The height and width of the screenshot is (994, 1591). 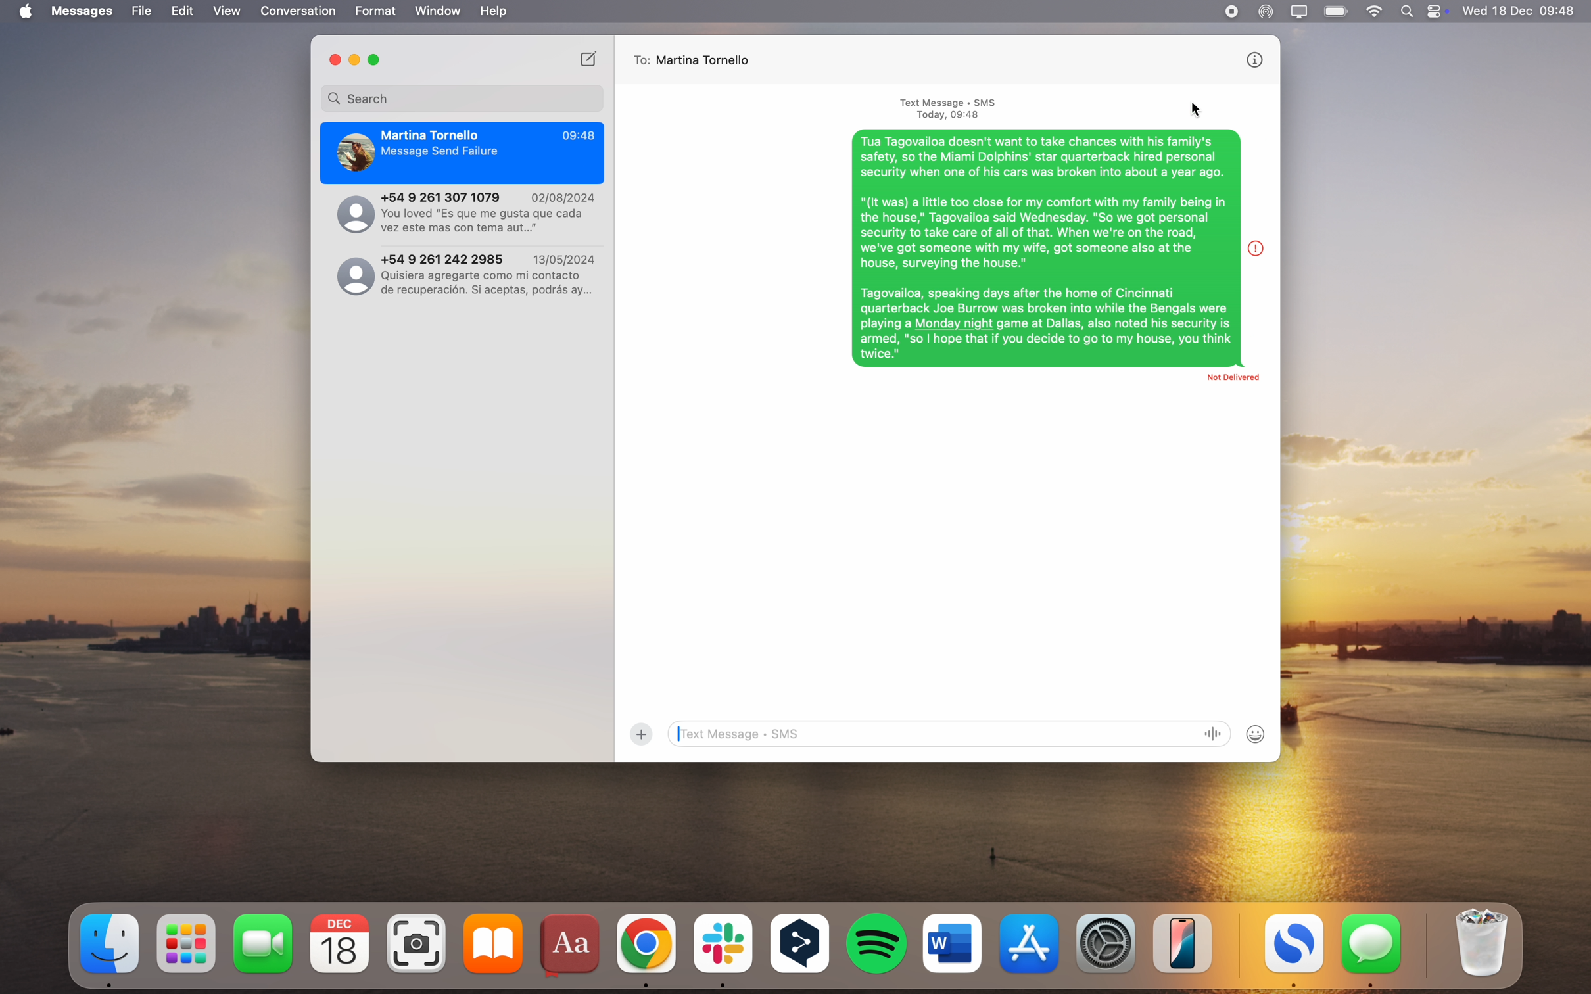 I want to click on to, so click(x=639, y=60).